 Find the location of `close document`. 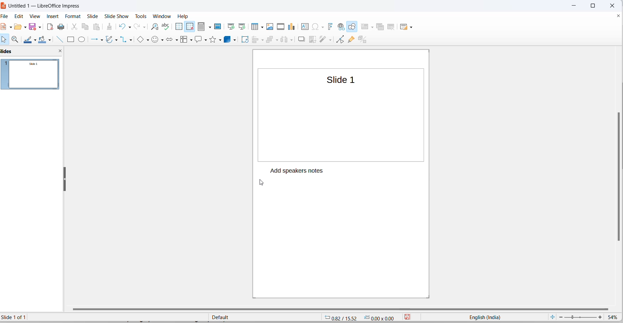

close document is located at coordinates (618, 16).